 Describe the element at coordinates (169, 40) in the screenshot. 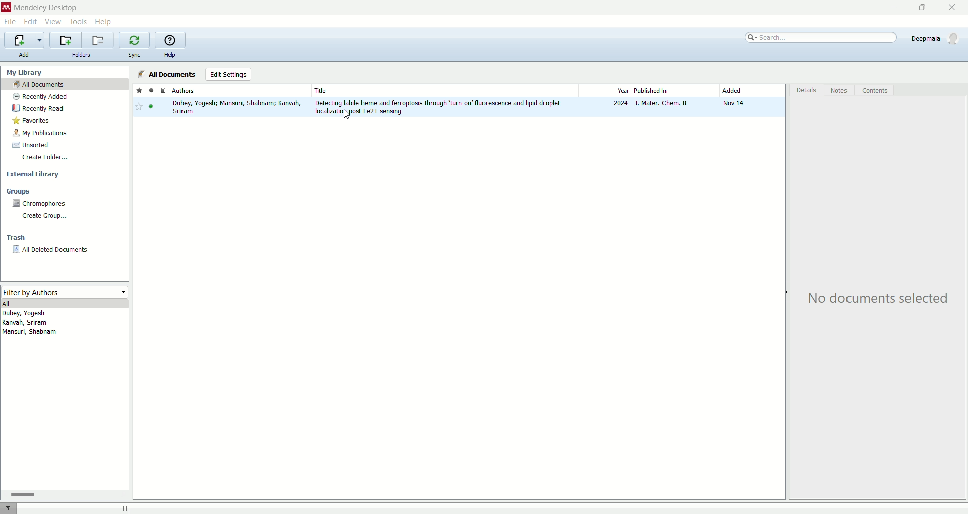

I see `help guide for mendeley` at that location.